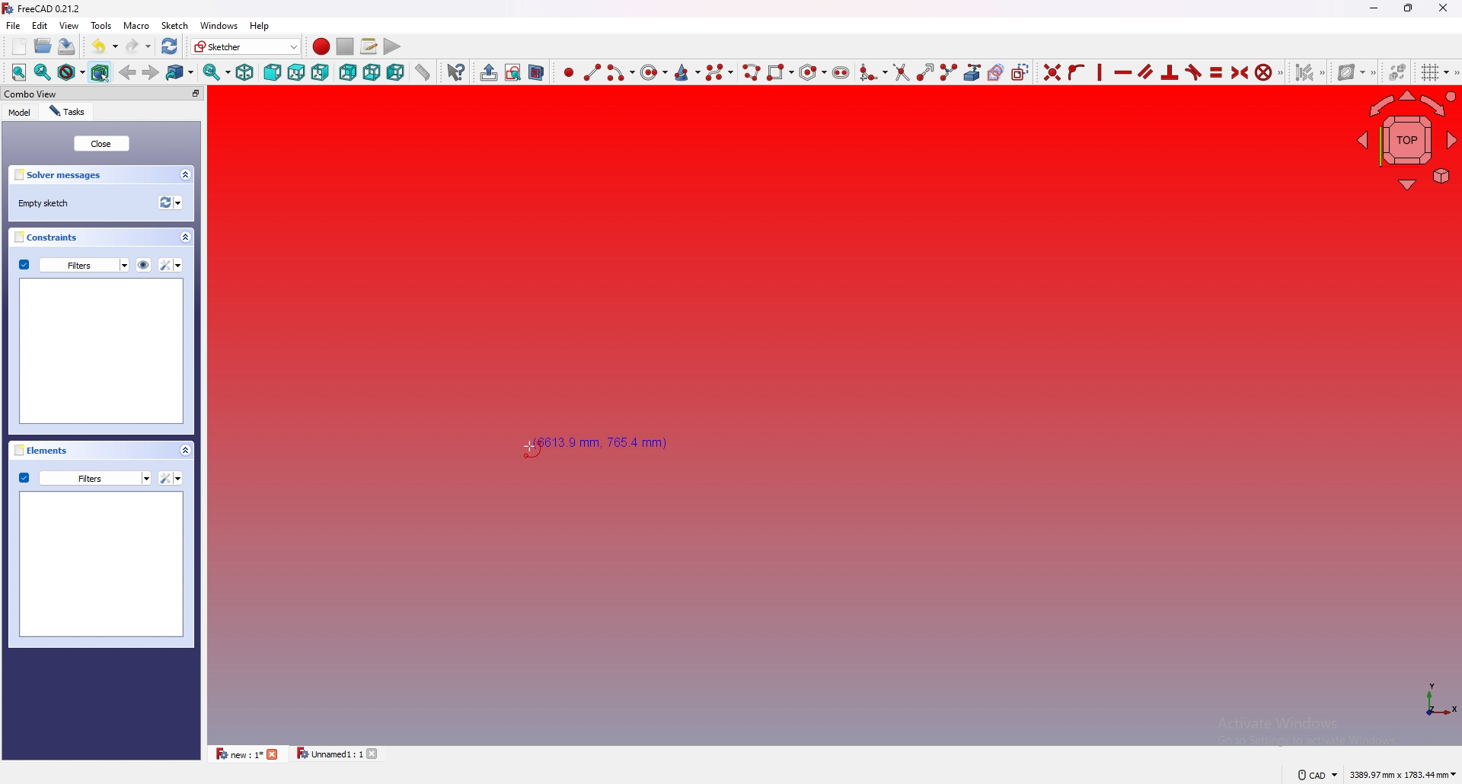 The width and height of the screenshot is (1462, 784). What do you see at coordinates (43, 25) in the screenshot?
I see `edit` at bounding box center [43, 25].